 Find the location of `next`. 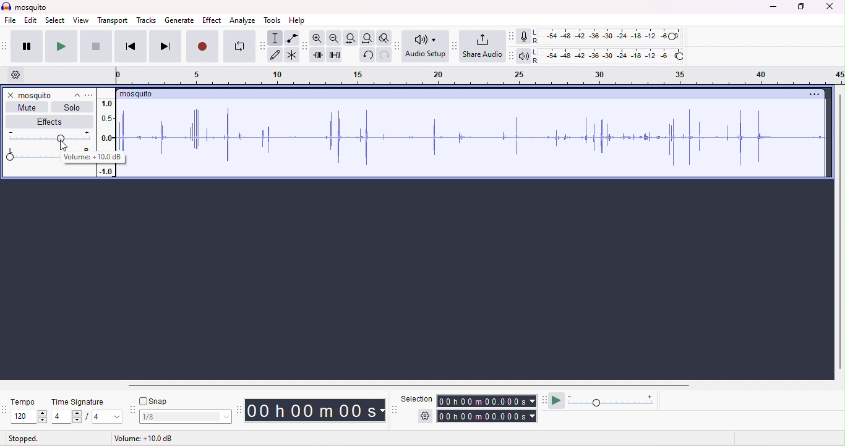

next is located at coordinates (165, 46).